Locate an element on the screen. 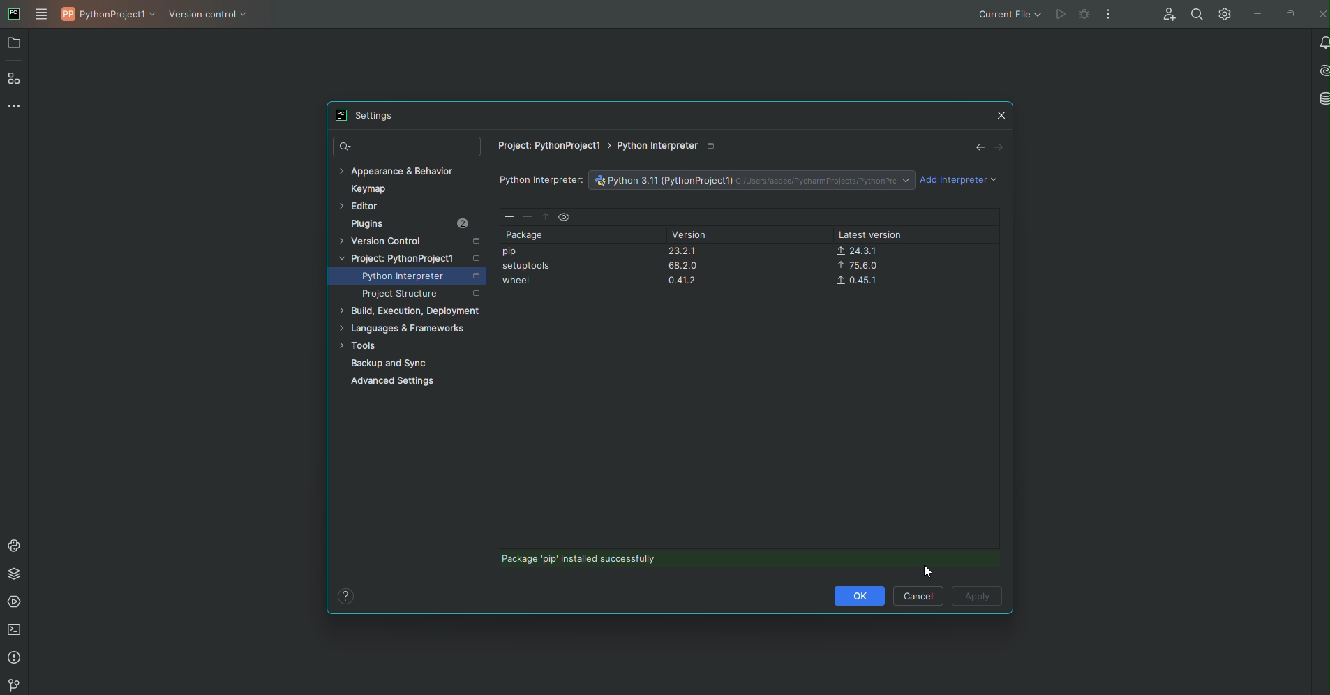 This screenshot has width=1330, height=695. Database is located at coordinates (1321, 97).